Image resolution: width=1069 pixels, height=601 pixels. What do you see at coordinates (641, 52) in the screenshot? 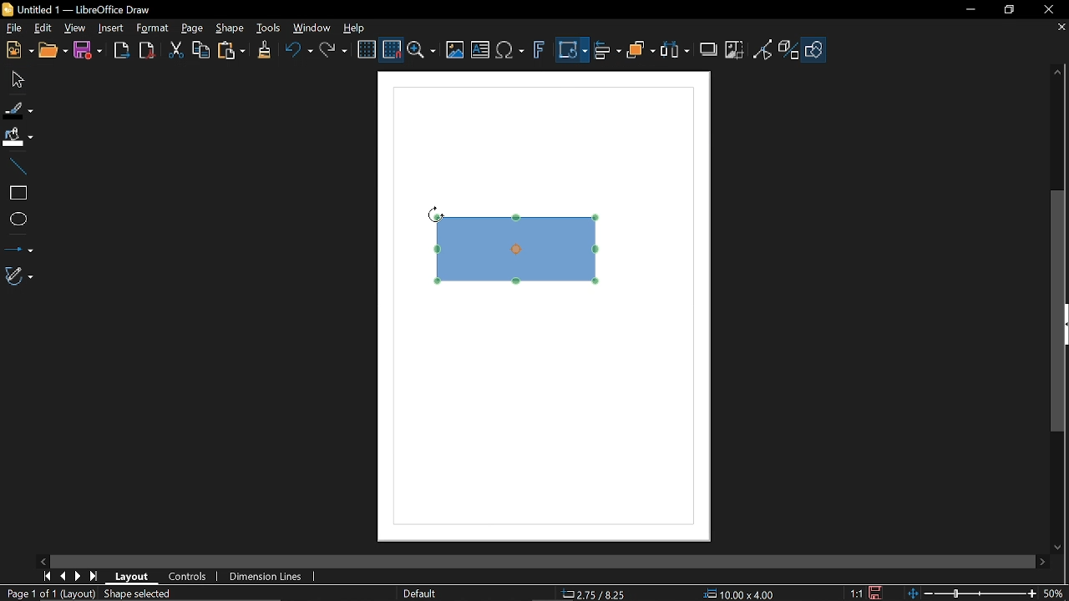
I see `Arrange` at bounding box center [641, 52].